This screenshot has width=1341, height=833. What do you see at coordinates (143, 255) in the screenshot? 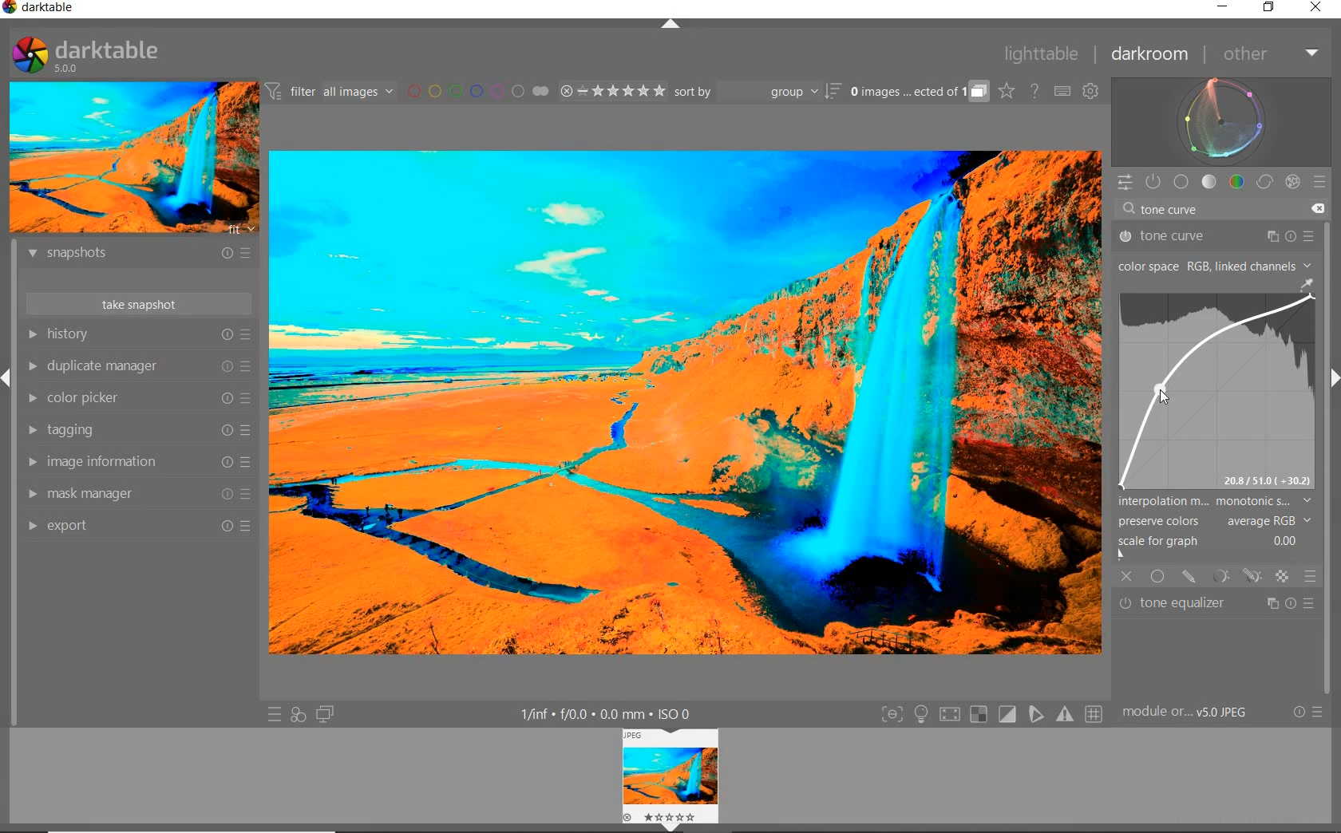
I see `snapshots` at bounding box center [143, 255].